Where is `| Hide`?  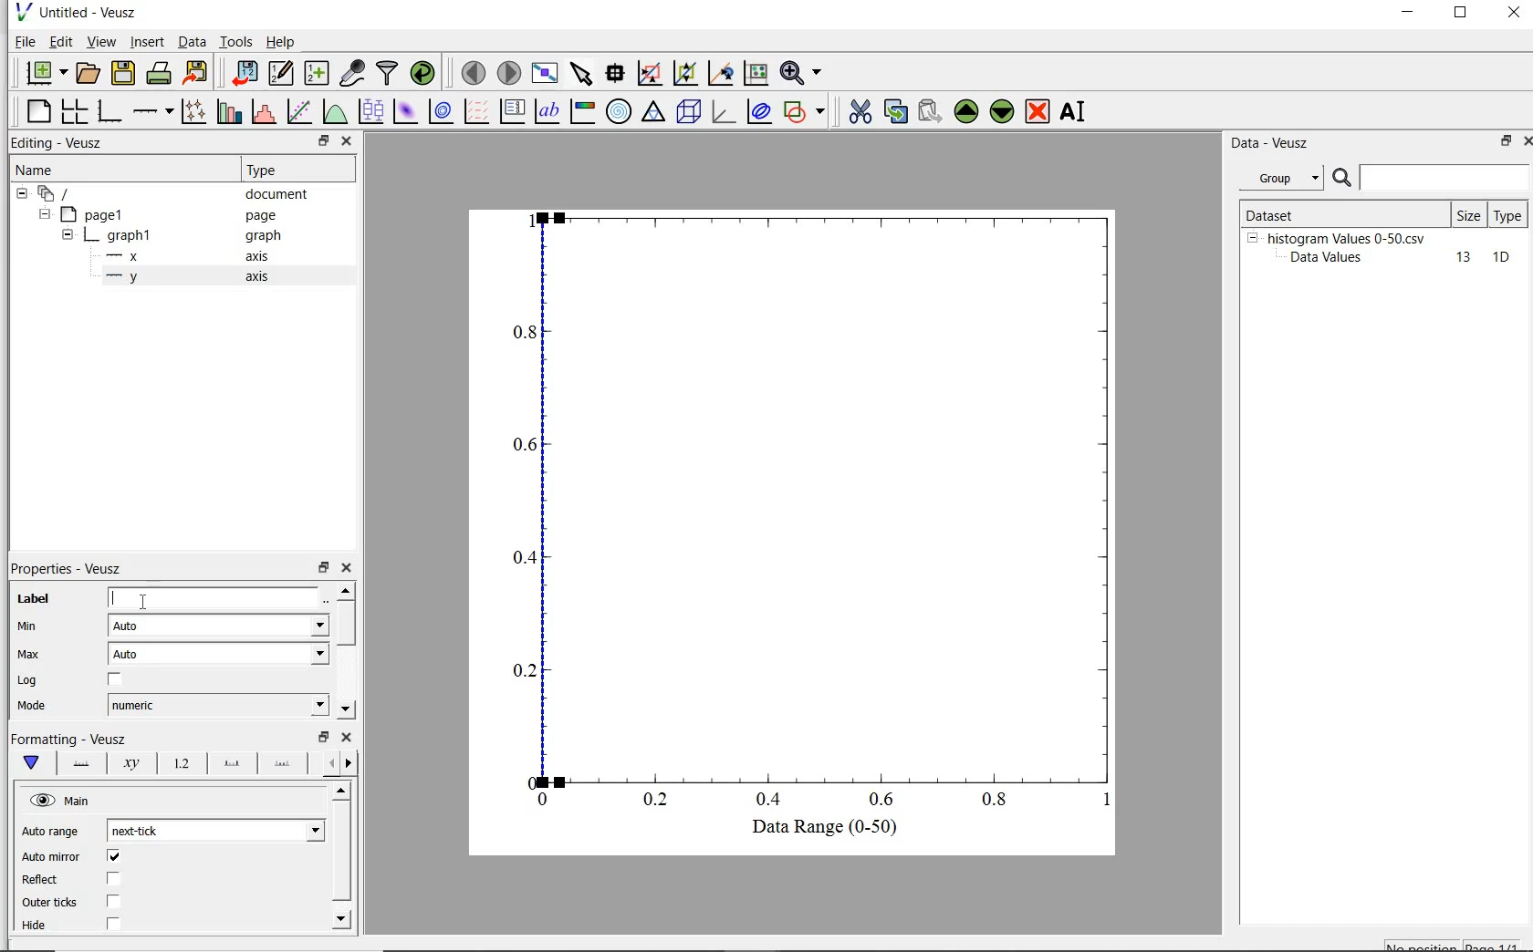
| Hide is located at coordinates (33, 926).